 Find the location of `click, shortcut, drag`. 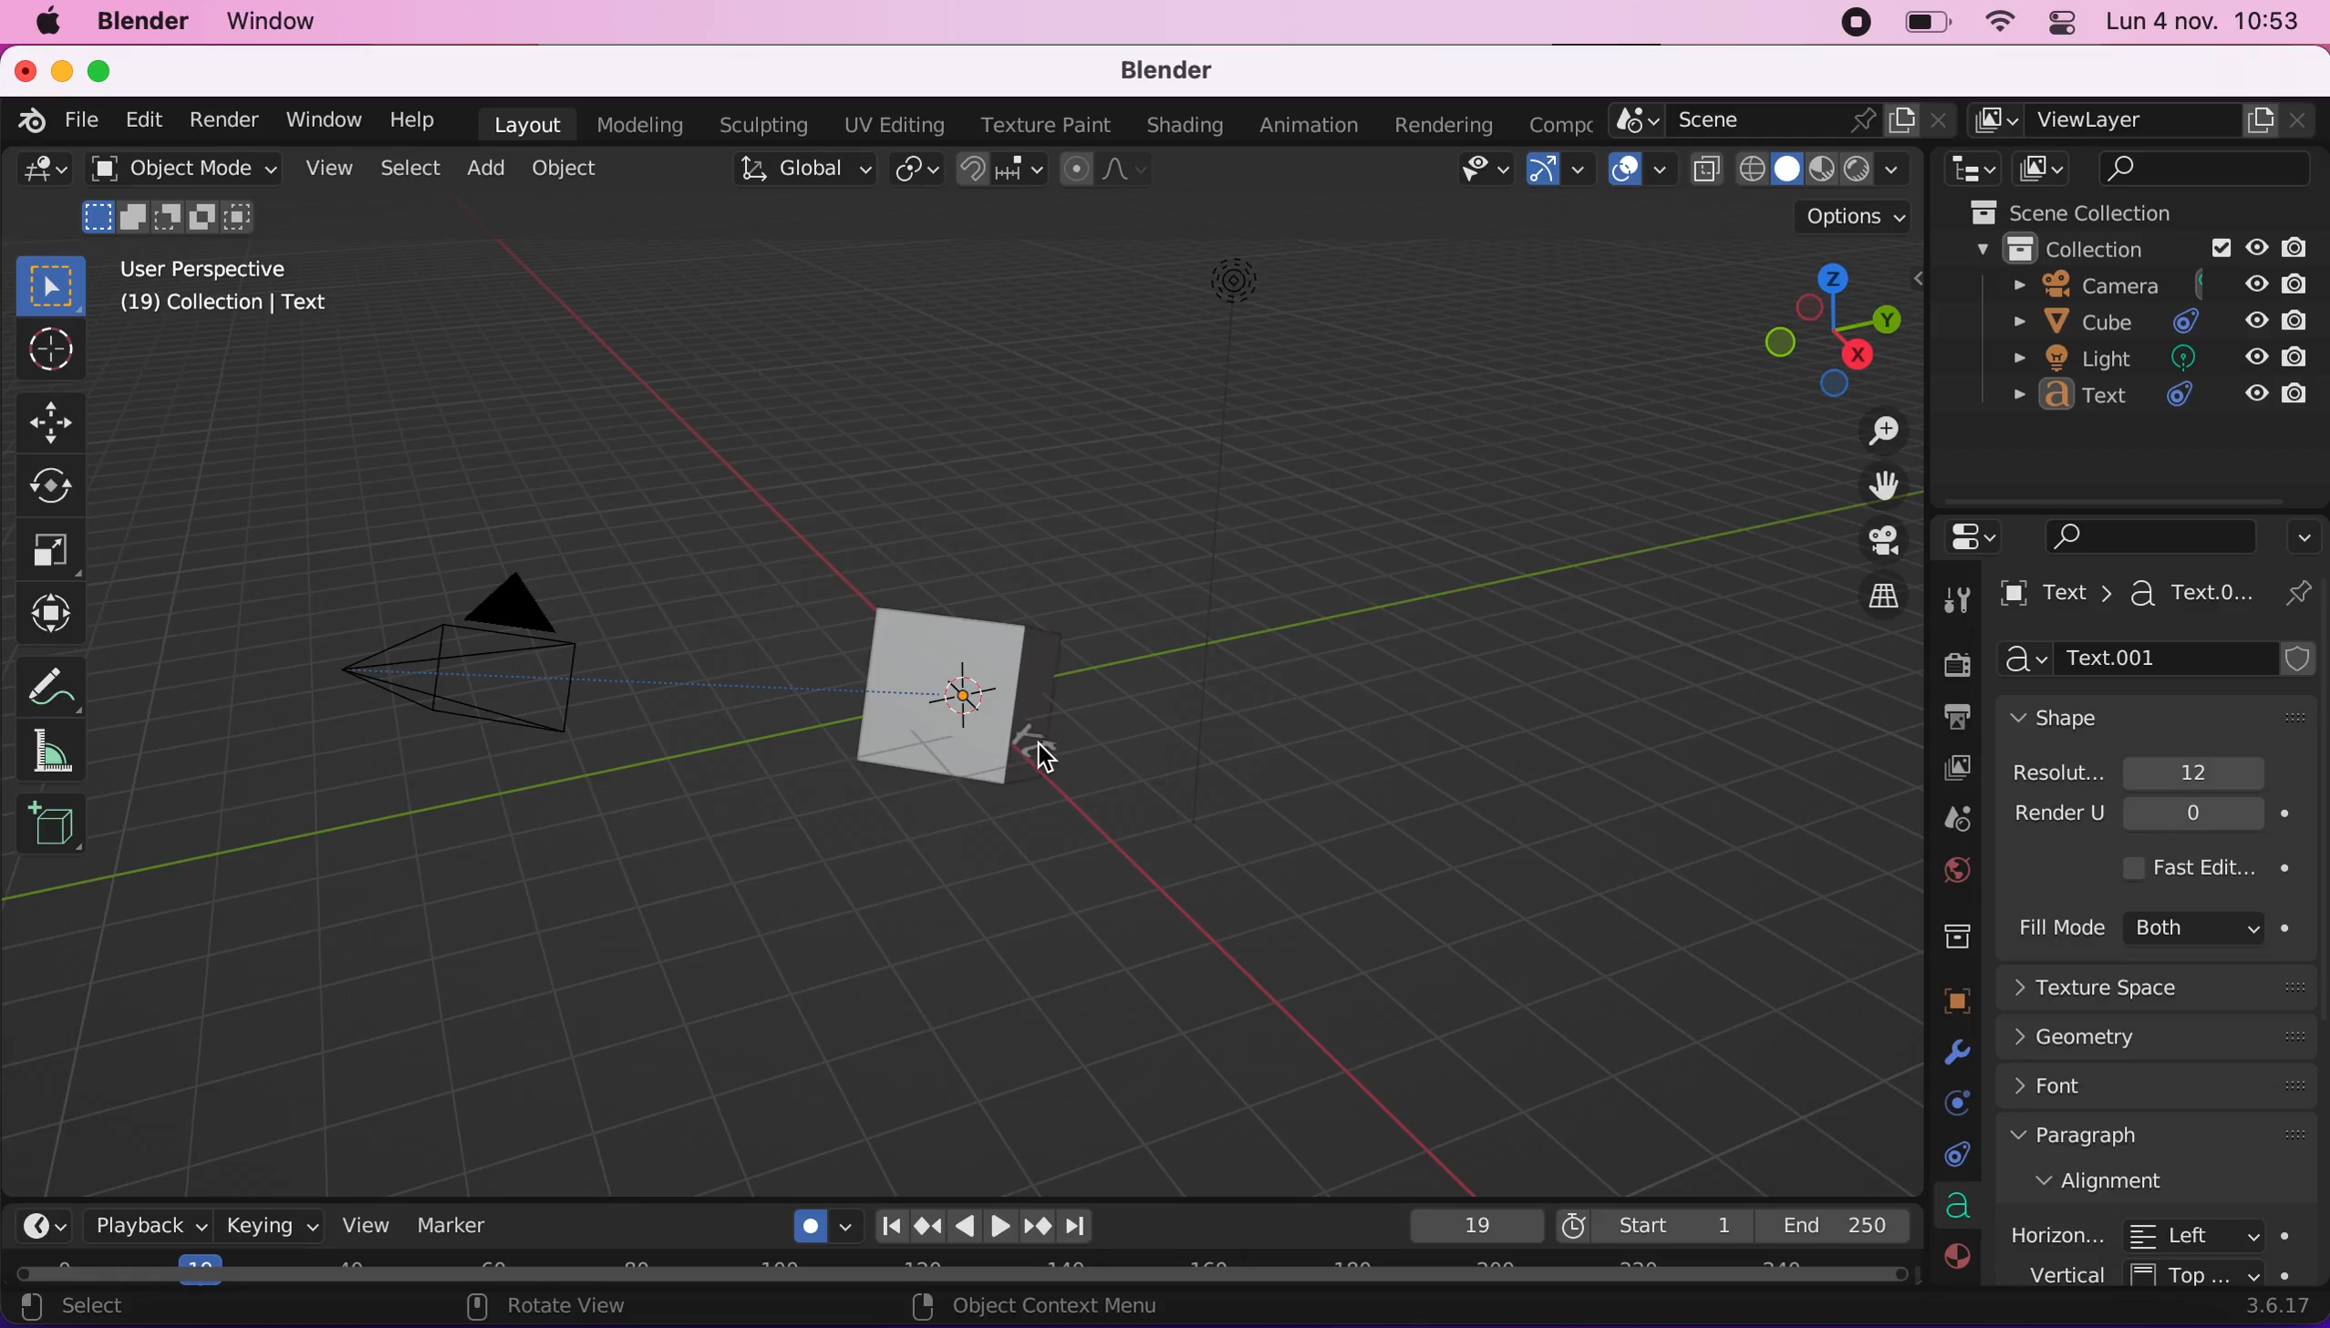

click, shortcut, drag is located at coordinates (1826, 327).